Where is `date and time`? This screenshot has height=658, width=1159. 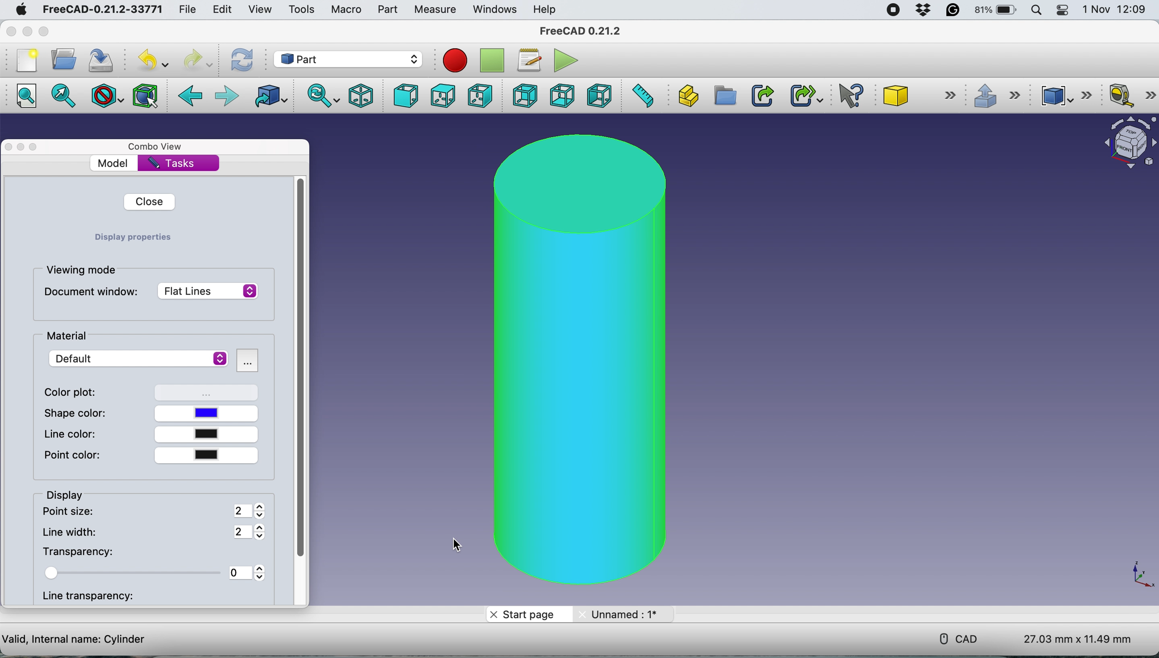 date and time is located at coordinates (1114, 9).